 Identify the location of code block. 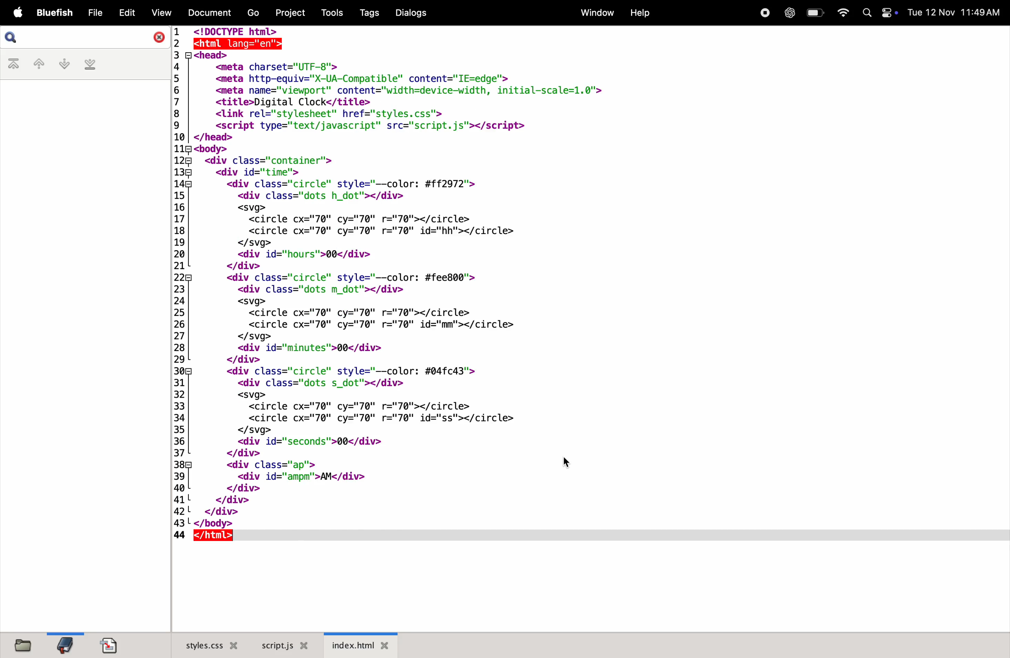
(395, 287).